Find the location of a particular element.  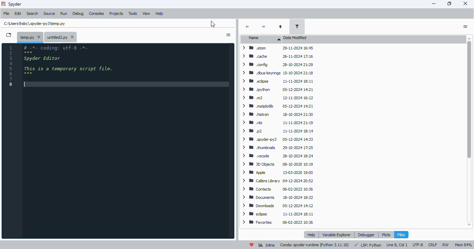

> B .spyderpy3 05-12-2024 14:33 is located at coordinates (277, 139).